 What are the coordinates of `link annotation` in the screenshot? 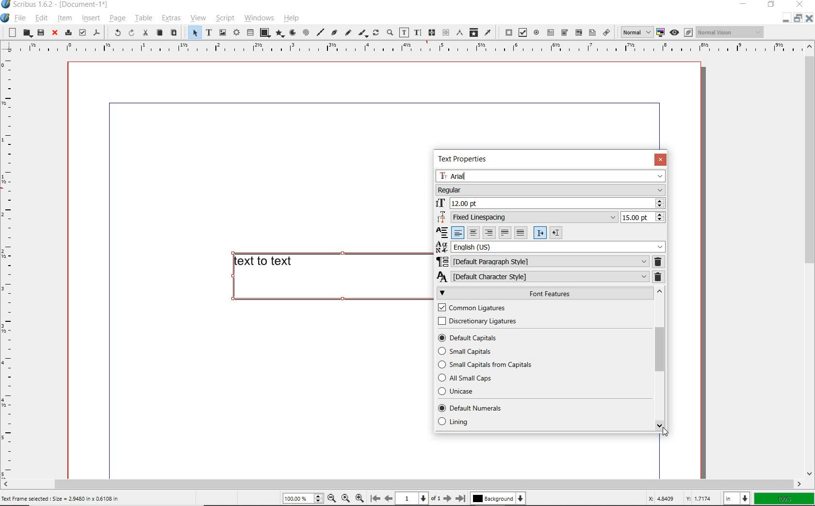 It's located at (607, 32).